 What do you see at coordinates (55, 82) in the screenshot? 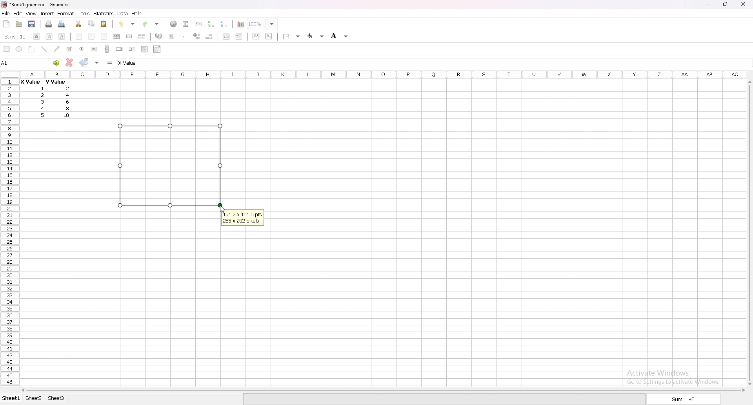
I see `value` at bounding box center [55, 82].